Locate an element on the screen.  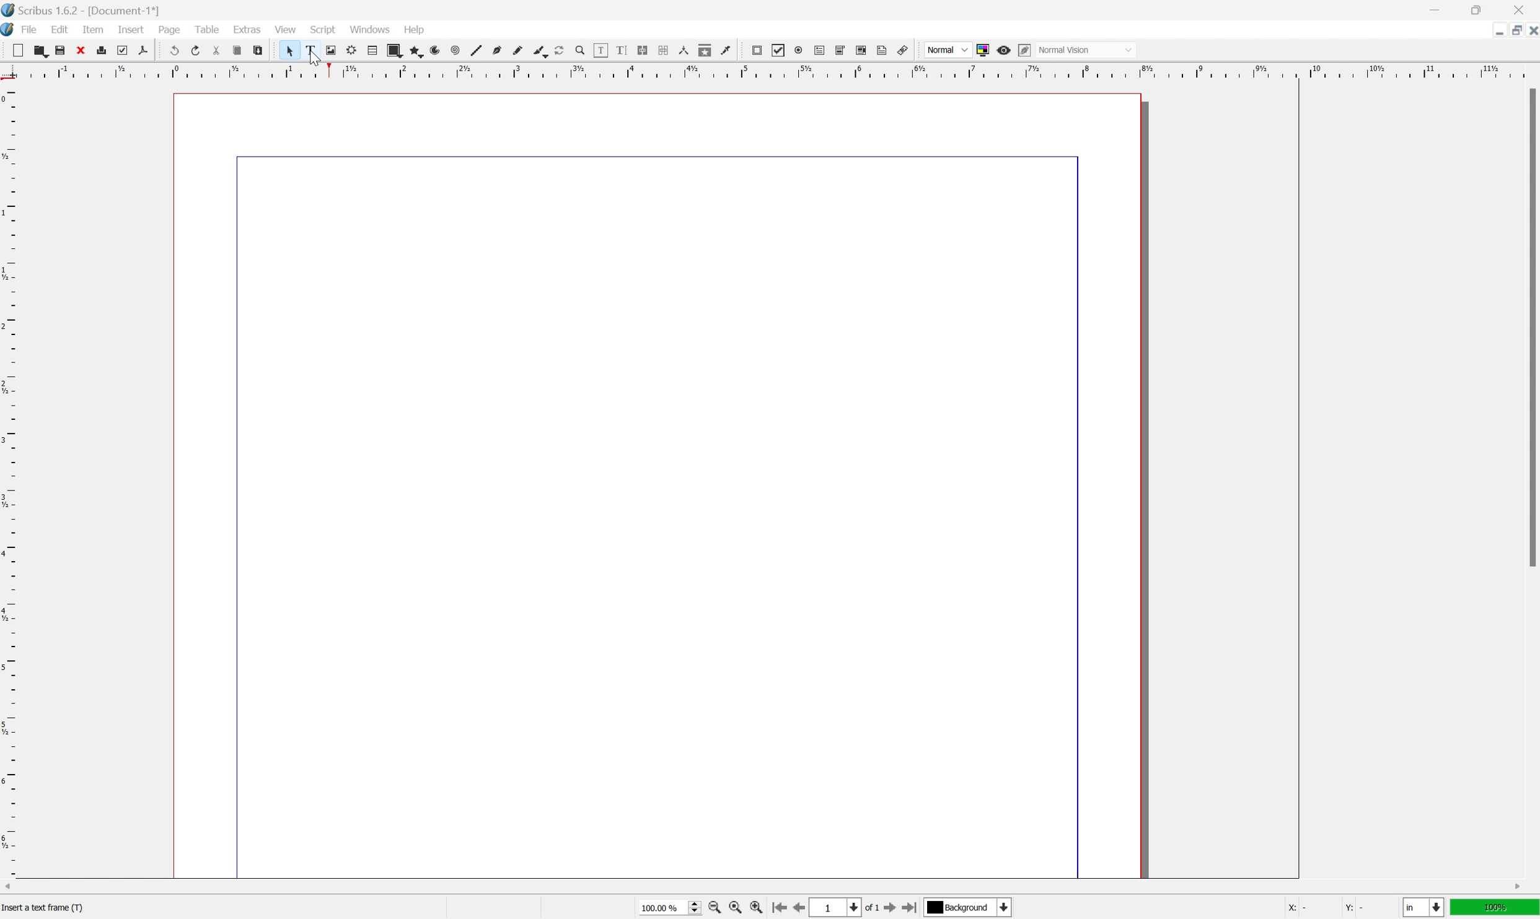
page is located at coordinates (170, 30).